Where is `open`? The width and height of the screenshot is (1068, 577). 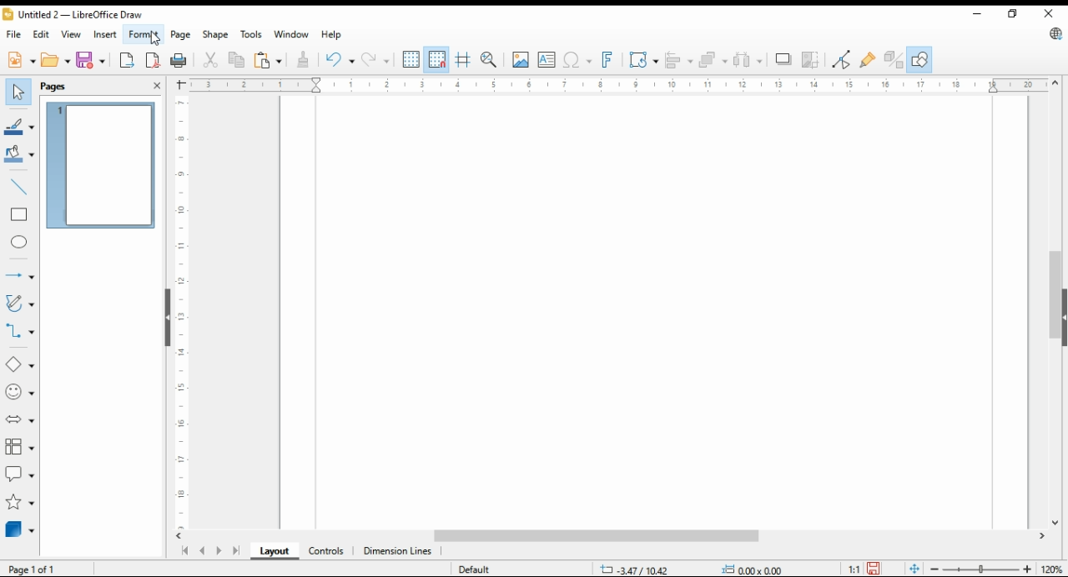 open is located at coordinates (56, 58).